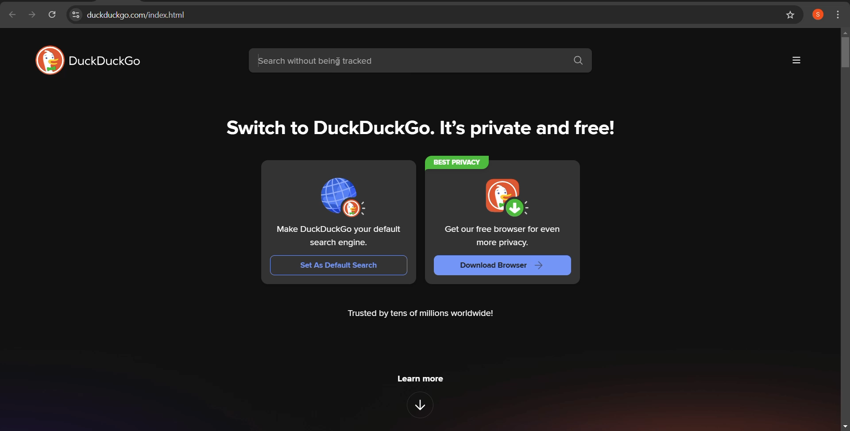  Describe the element at coordinates (339, 189) in the screenshot. I see `set as default search` at that location.